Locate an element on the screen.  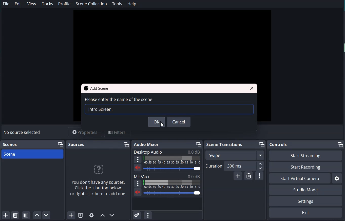
Duration is located at coordinates (235, 166).